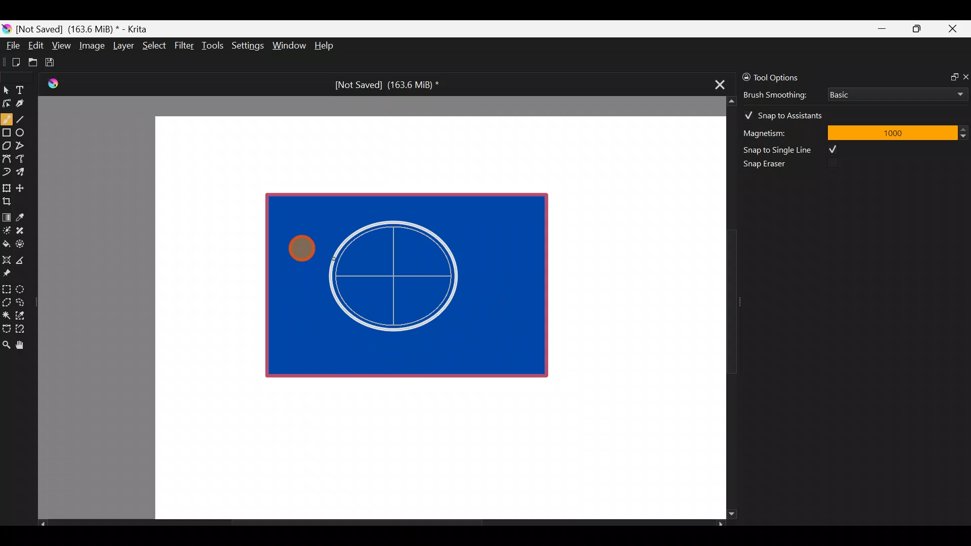  Describe the element at coordinates (23, 257) in the screenshot. I see `Measure the distance between two points` at that location.